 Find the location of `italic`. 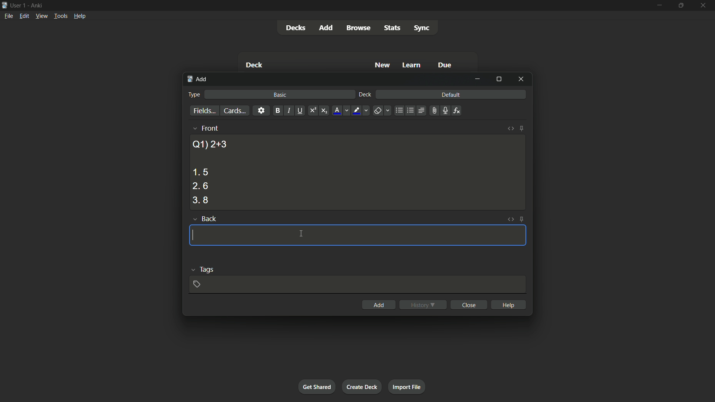

italic is located at coordinates (288, 111).